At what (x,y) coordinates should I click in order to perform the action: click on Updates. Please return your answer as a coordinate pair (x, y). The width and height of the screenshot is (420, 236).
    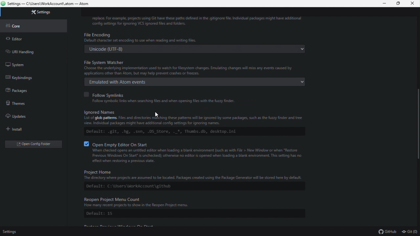
    Looking at the image, I should click on (30, 116).